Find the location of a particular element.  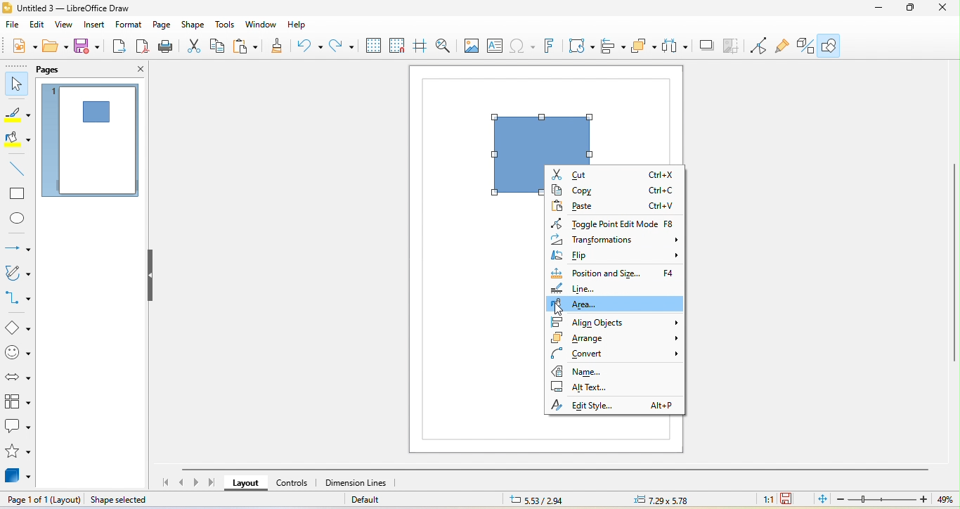

zoom and pan is located at coordinates (446, 46).